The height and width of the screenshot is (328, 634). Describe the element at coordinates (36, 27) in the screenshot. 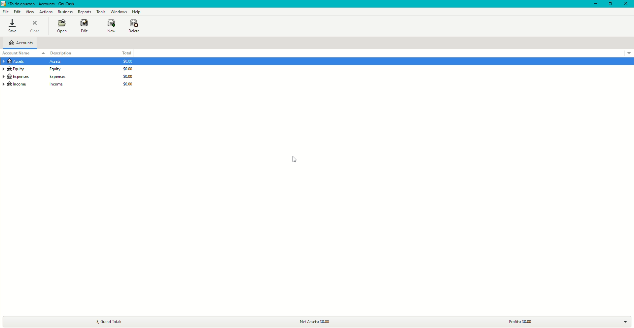

I see `Close` at that location.